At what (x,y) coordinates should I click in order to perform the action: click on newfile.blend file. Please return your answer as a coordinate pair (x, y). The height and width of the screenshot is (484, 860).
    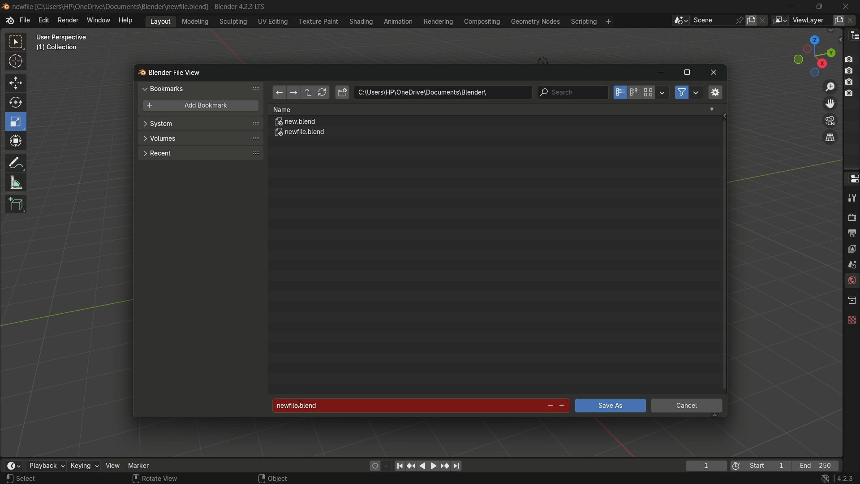
    Looking at the image, I should click on (301, 134).